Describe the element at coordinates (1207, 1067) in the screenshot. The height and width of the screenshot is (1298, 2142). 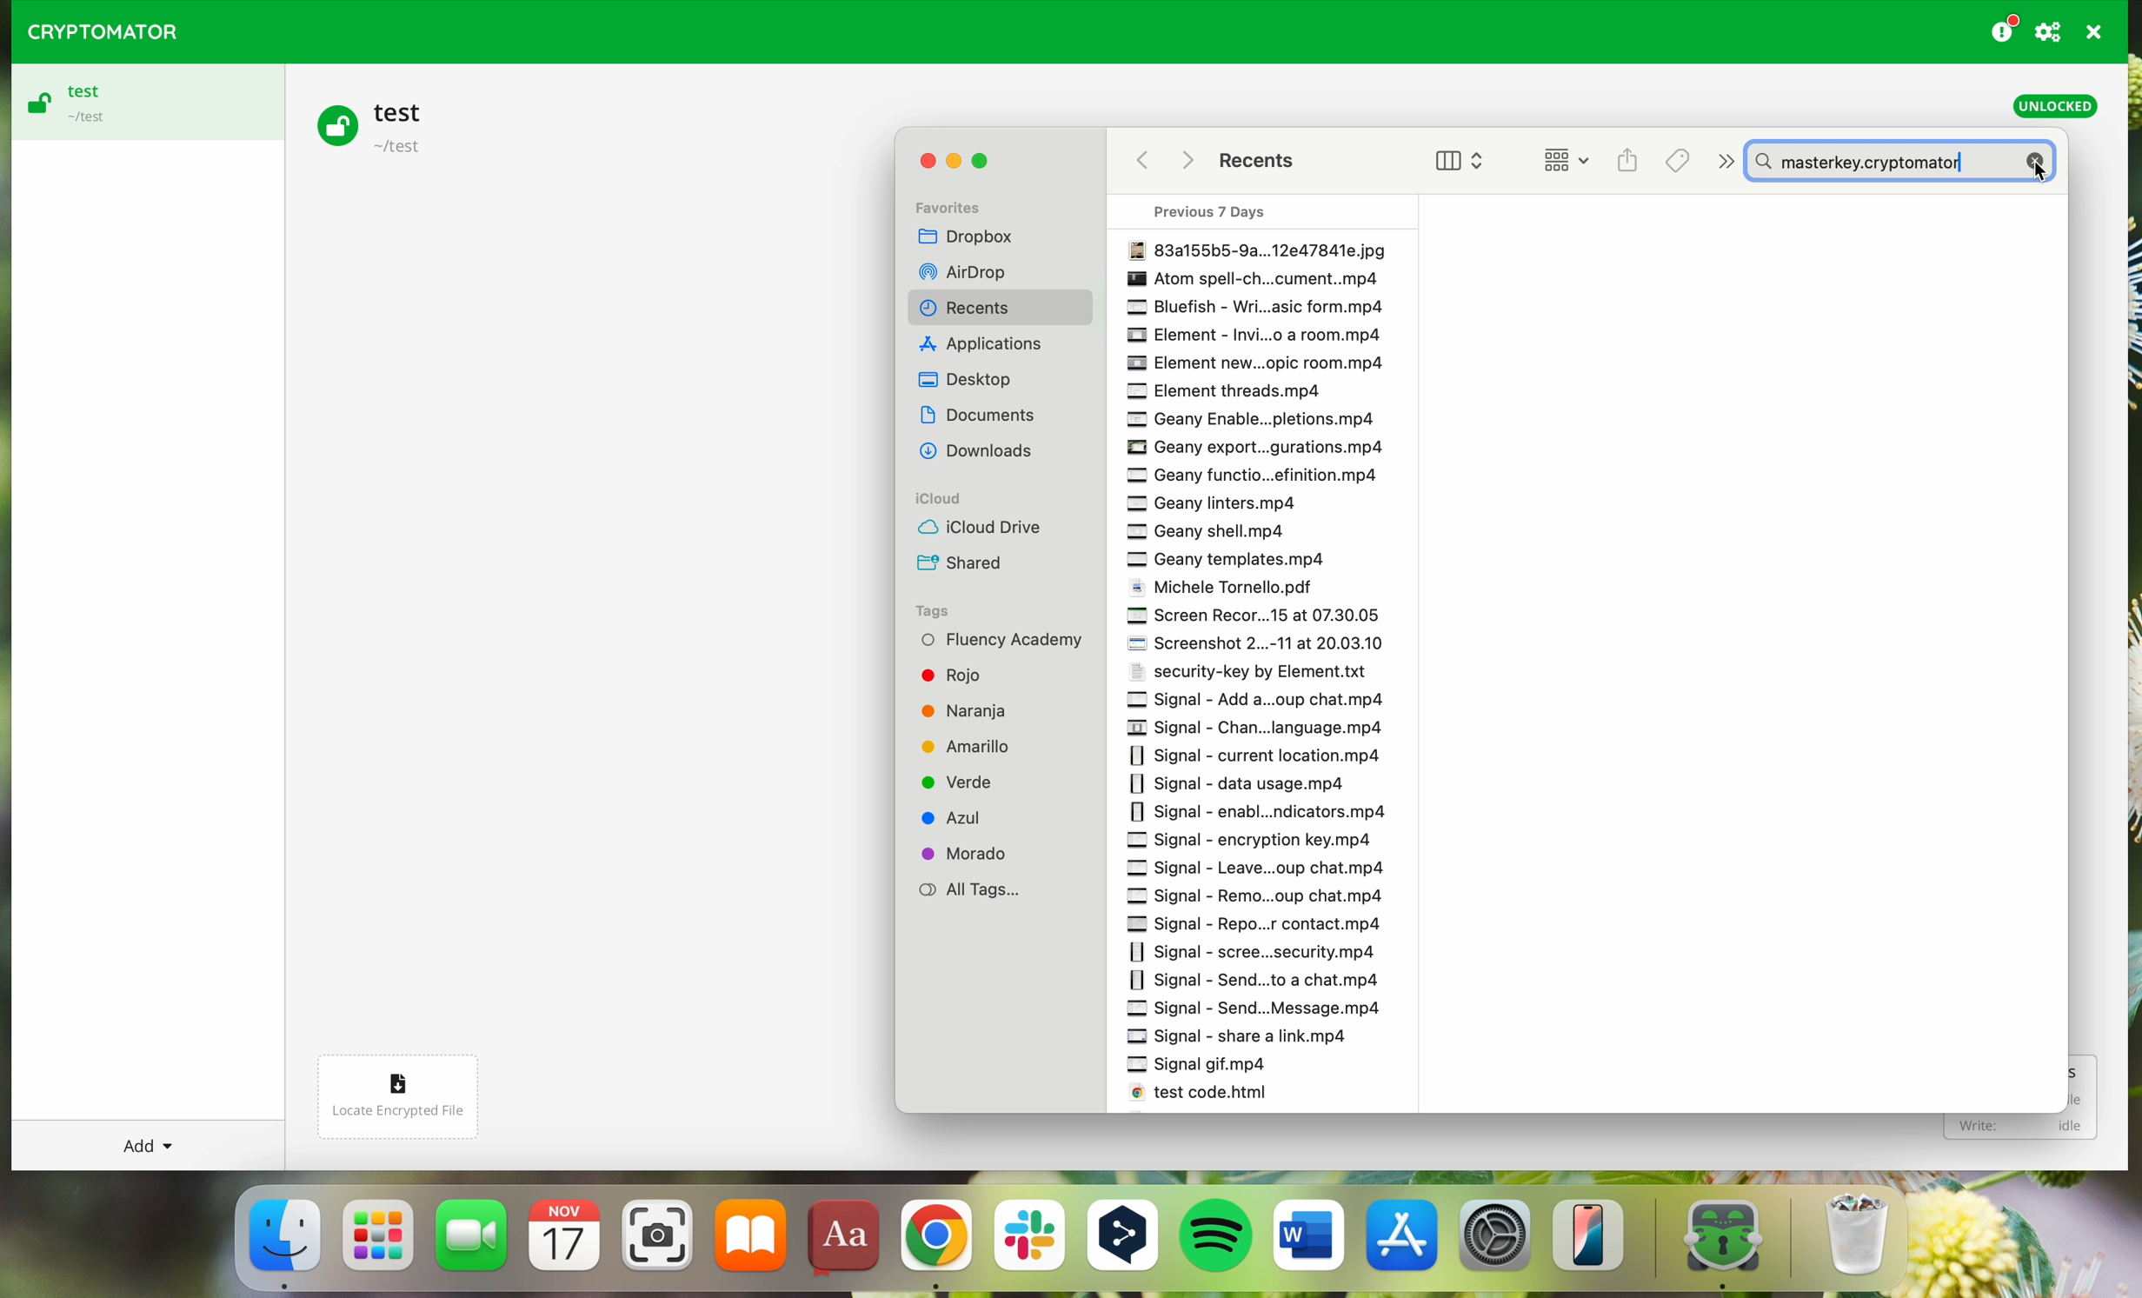
I see `Signal gif` at that location.